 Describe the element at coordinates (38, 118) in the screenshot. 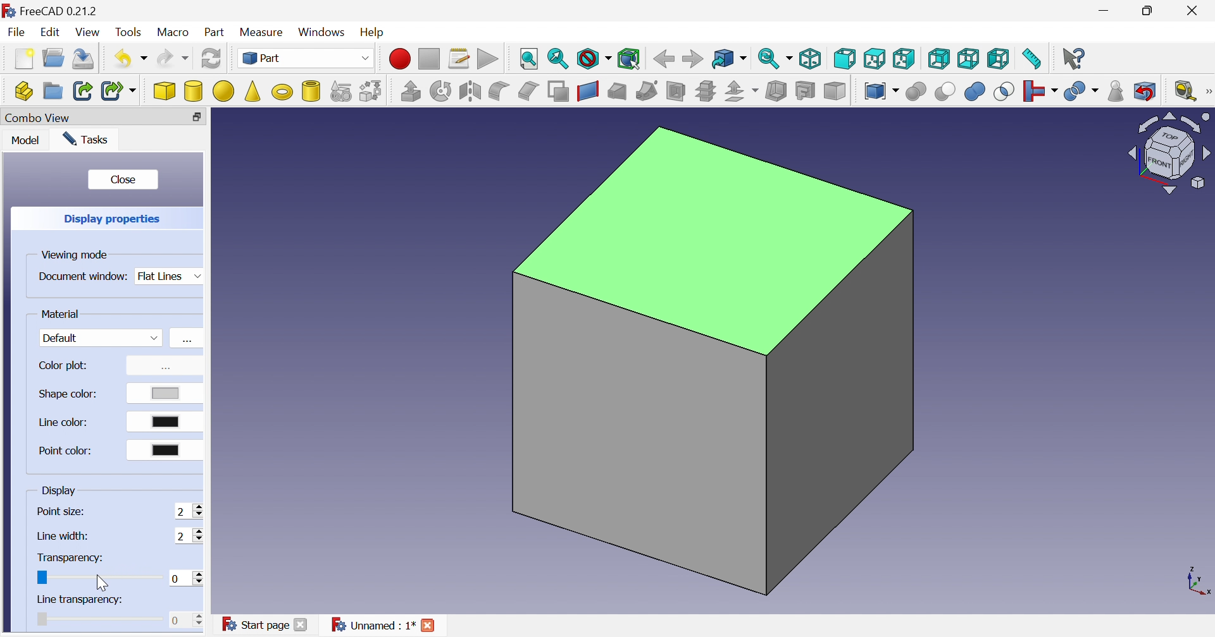

I see `Combo View` at that location.